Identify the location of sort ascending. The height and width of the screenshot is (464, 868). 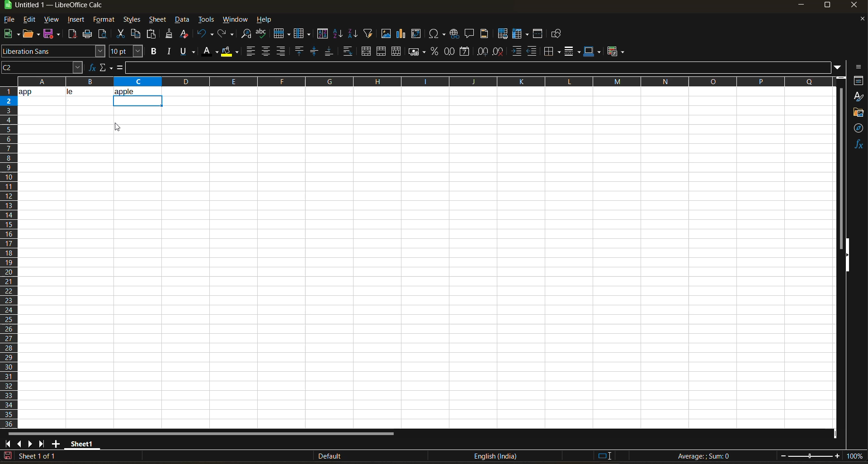
(339, 34).